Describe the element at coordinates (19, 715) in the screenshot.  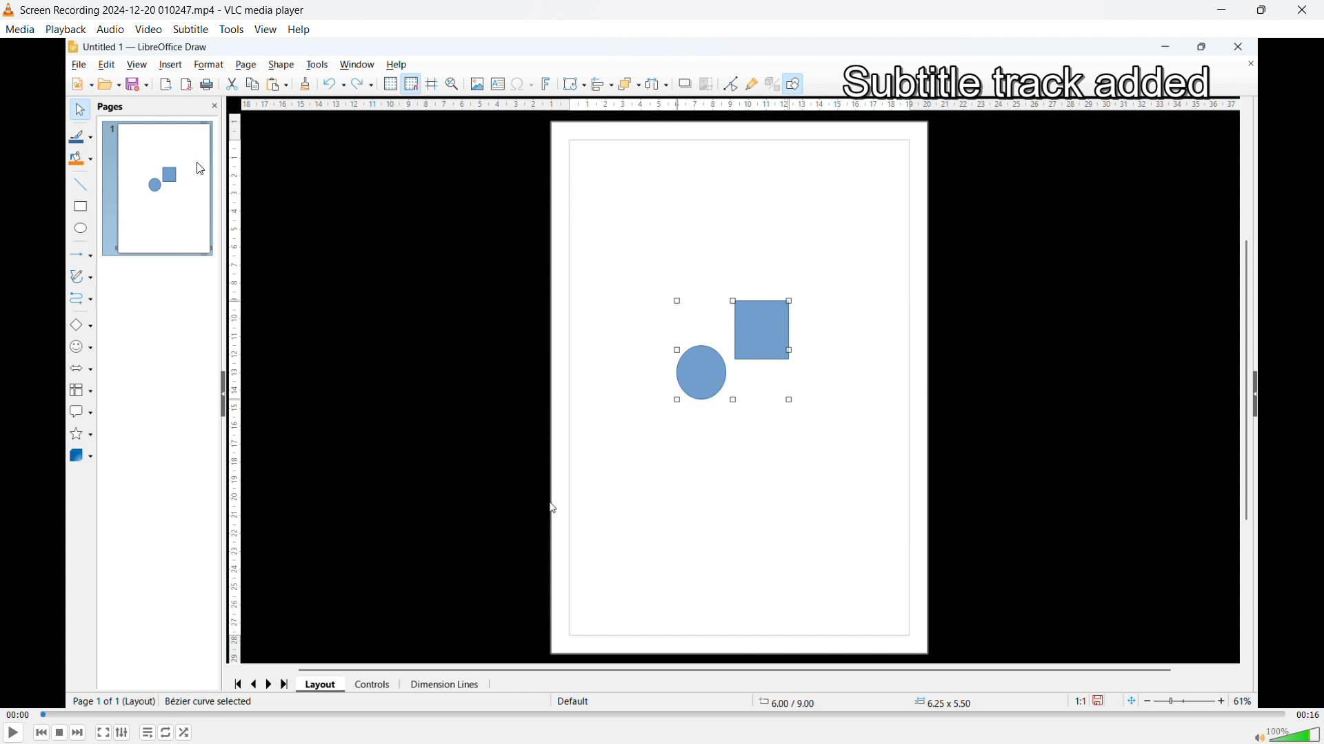
I see `Time elapsed ` at that location.